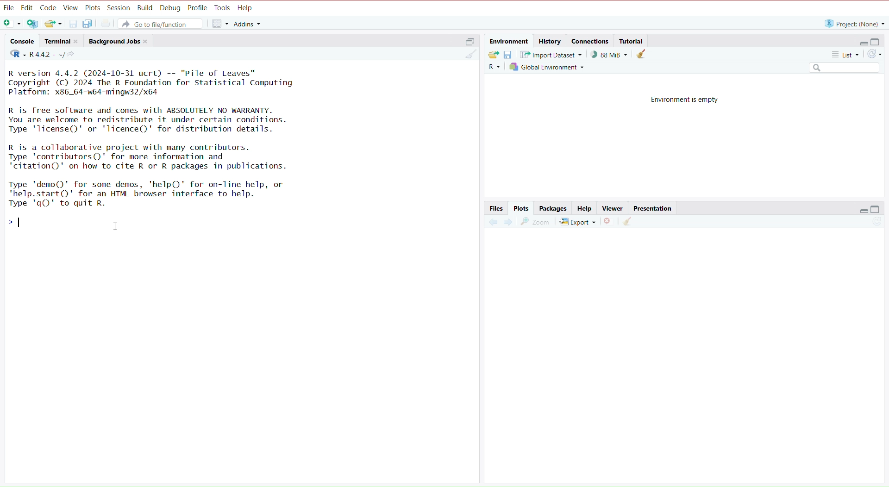 The height and width of the screenshot is (487, 889). What do you see at coordinates (208, 180) in the screenshot?
I see `R version 4.4.2 (2024-10-31 ucrt) -- "Pile of Leaves"
Copyright (C) 2024 The R Foundation for Statistical Computing
Platform: x86_64-w64-mingw32/x64

R is free software and comes with ABSOLUTELY NO WARRANTY.
You are welcome to redistribute it under certain conditions.
Type 'lTicense()' or 'lTicence()' for distribution details.

R is a collaborative project with many contributors.

Type 'contributors()' for more information and

‘citation()' on how to cite R or R packages in publications.
Type 'demo()' for some demos, 'help()' for on-line help, or
"help.start()' for an HTML browser interface to help.

Type 'q()' to quit R.

>| I` at bounding box center [208, 180].